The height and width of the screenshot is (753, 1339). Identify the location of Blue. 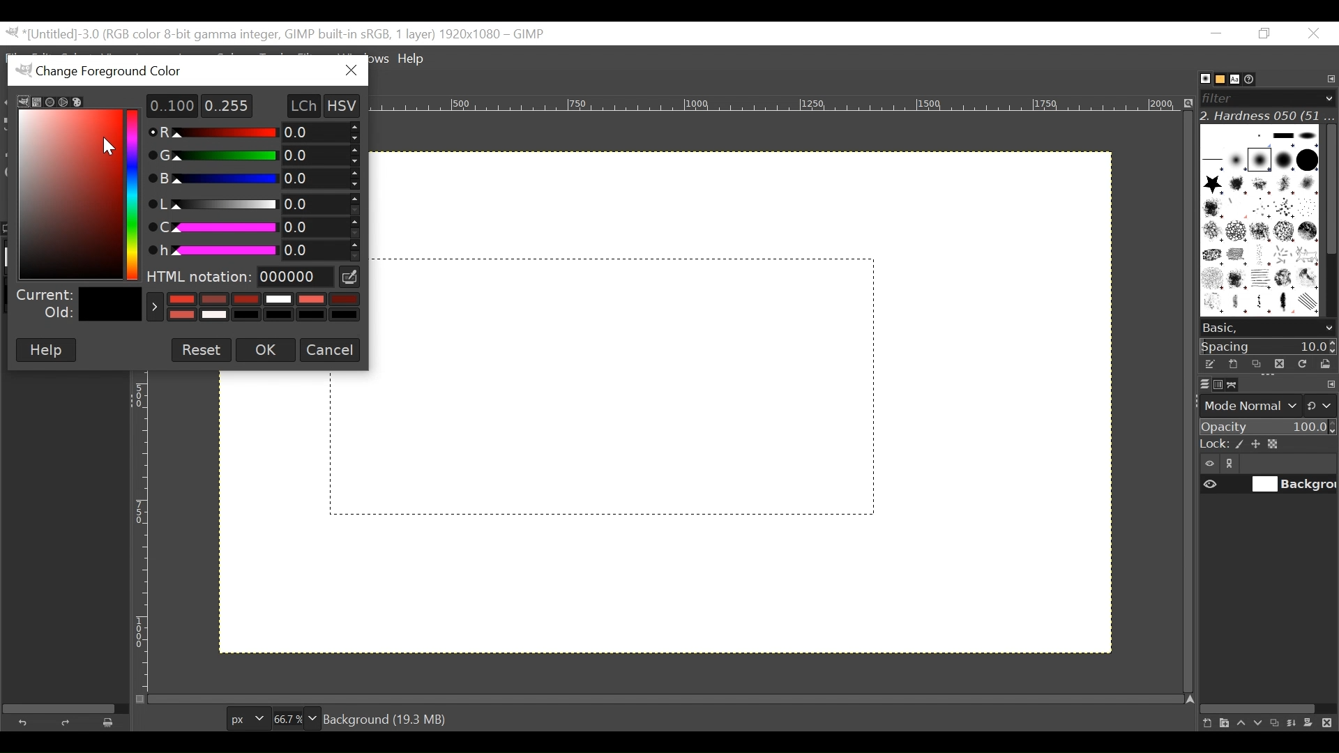
(253, 178).